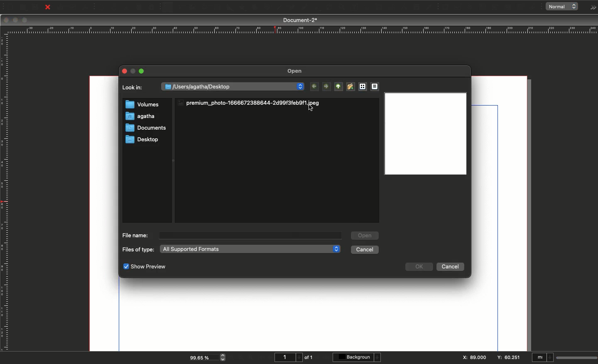 This screenshot has width=598, height=364. Describe the element at coordinates (376, 7) in the screenshot. I see `Link text frames` at that location.